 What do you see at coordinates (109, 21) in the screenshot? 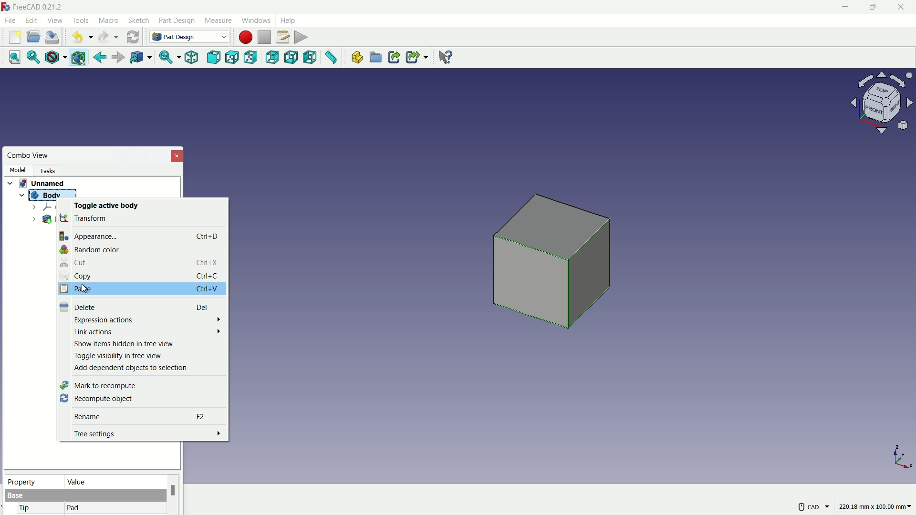
I see `macro` at bounding box center [109, 21].